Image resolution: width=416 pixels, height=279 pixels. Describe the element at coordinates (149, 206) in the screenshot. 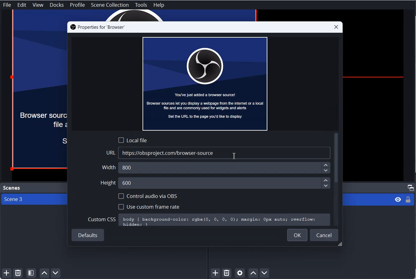

I see `(un)check Use custom frame rate` at that location.